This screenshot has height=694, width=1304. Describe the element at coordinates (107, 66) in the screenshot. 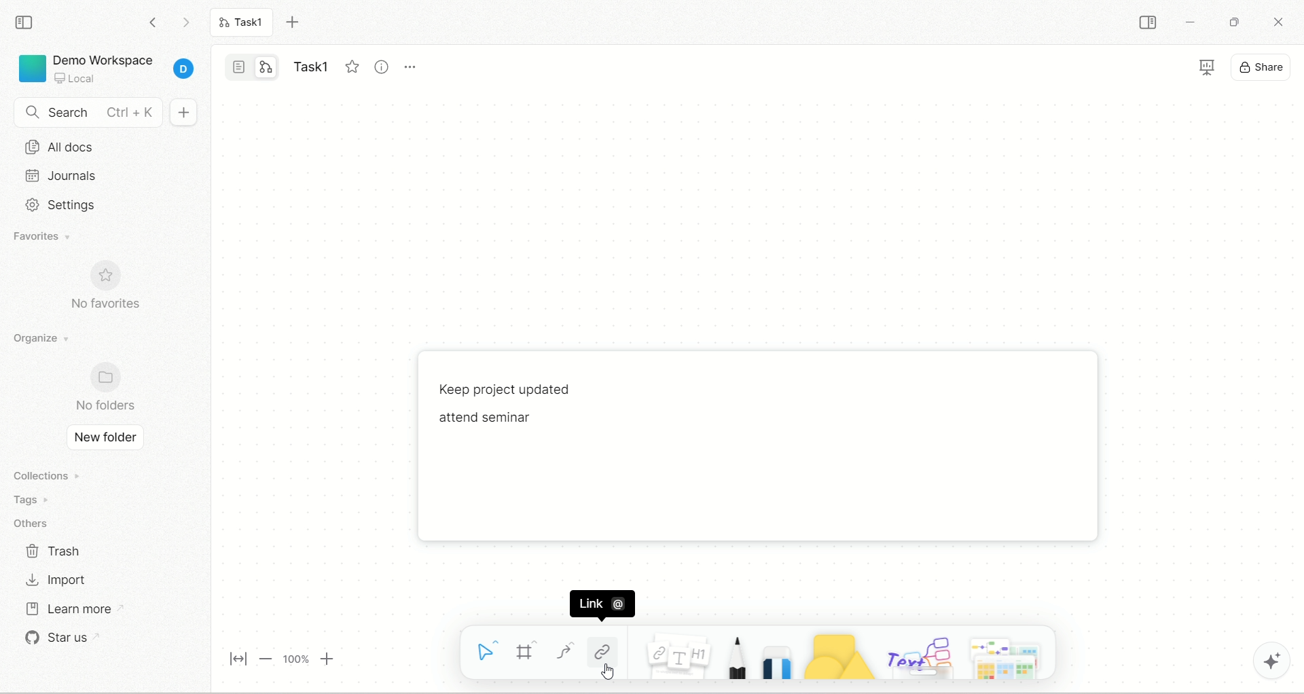

I see `project - Demo Workspace` at that location.